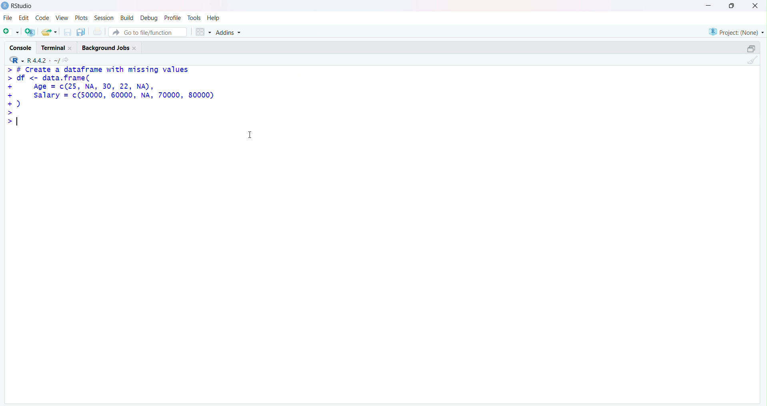  I want to click on Debug, so click(150, 18).